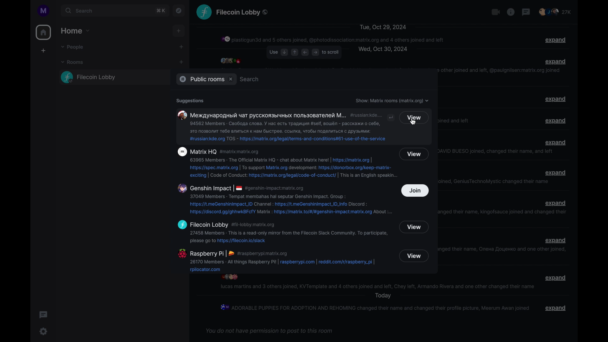  I want to click on home dropdown, so click(76, 31).